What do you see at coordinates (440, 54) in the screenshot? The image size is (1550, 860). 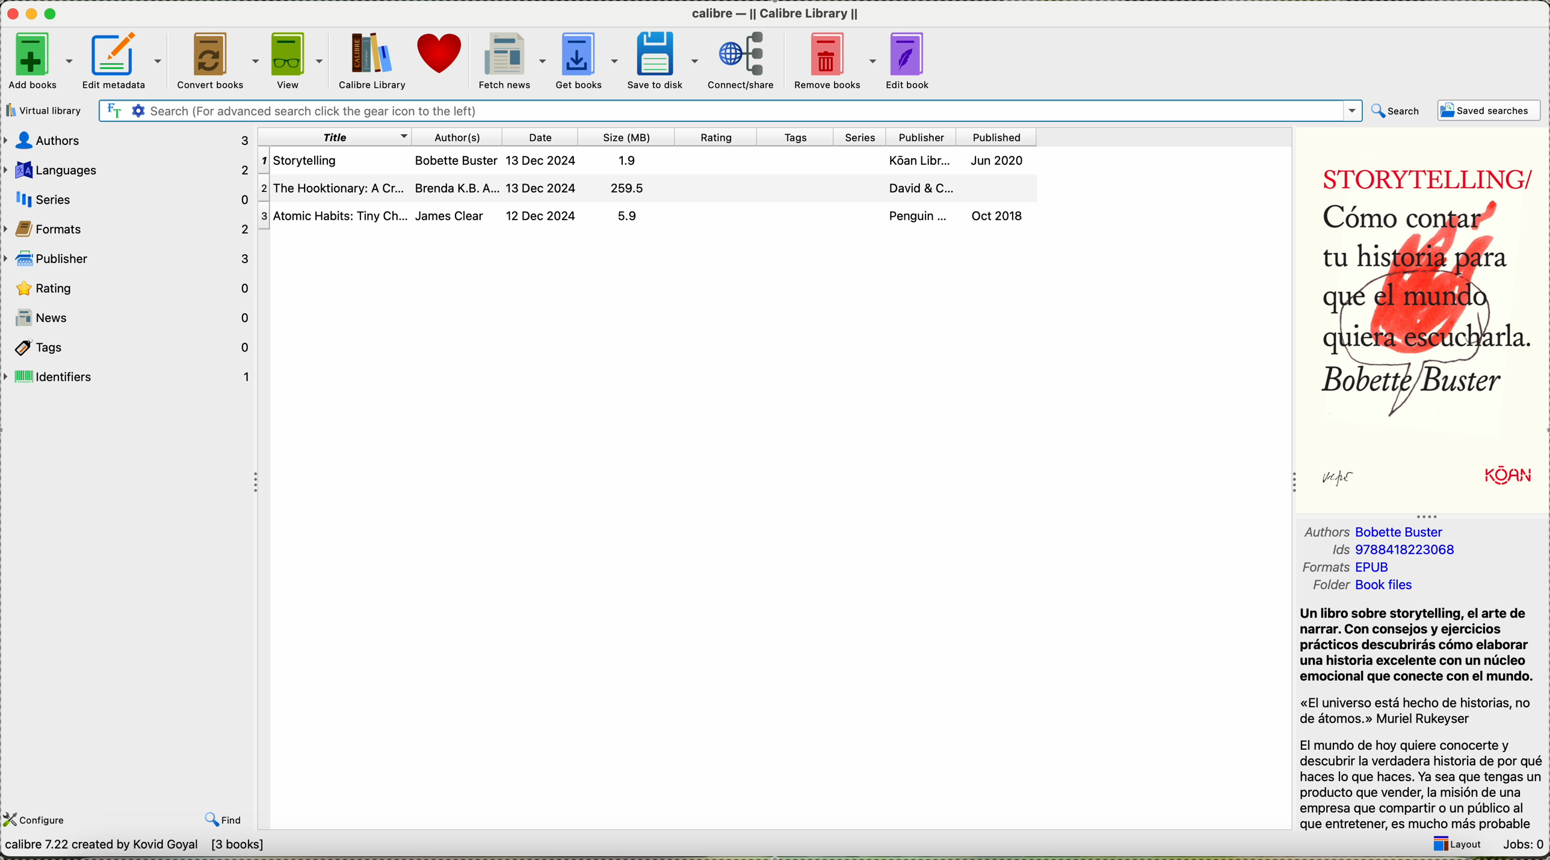 I see `donate` at bounding box center [440, 54].